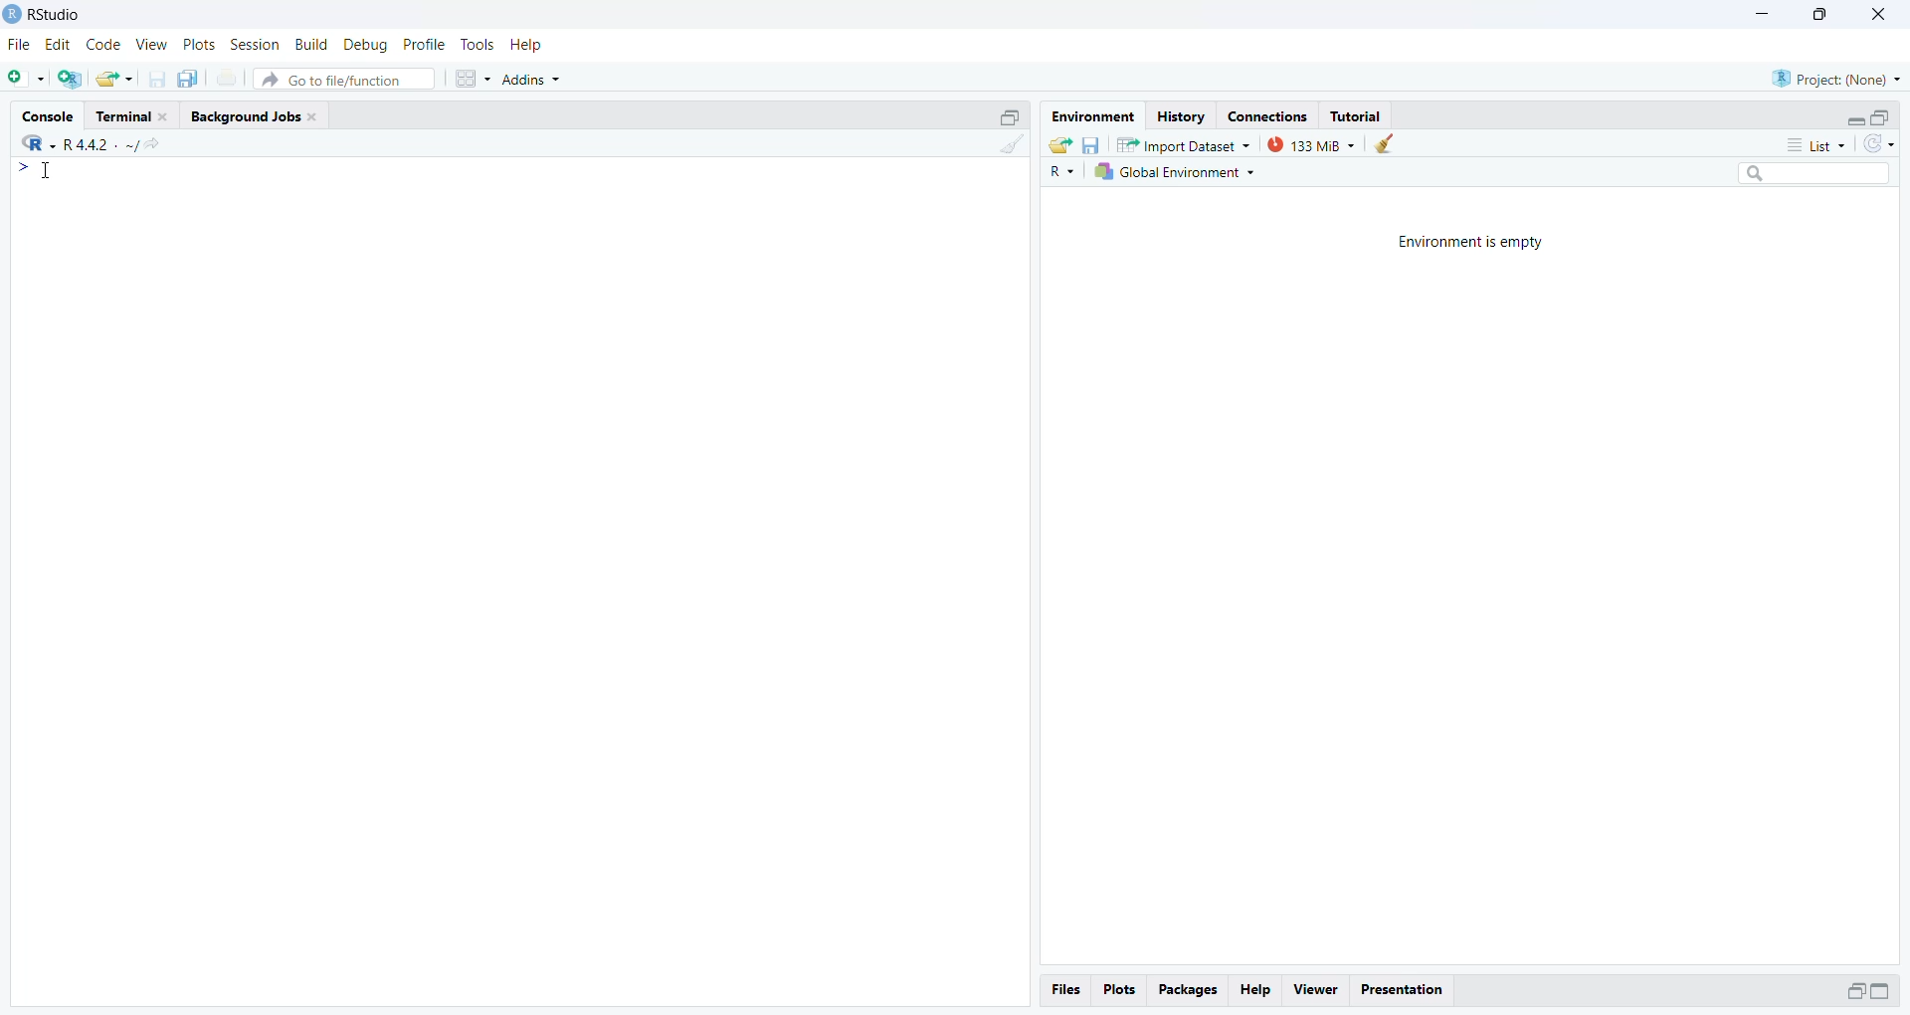 The image size is (1910, 1015). I want to click on Maximize, so click(1881, 118).